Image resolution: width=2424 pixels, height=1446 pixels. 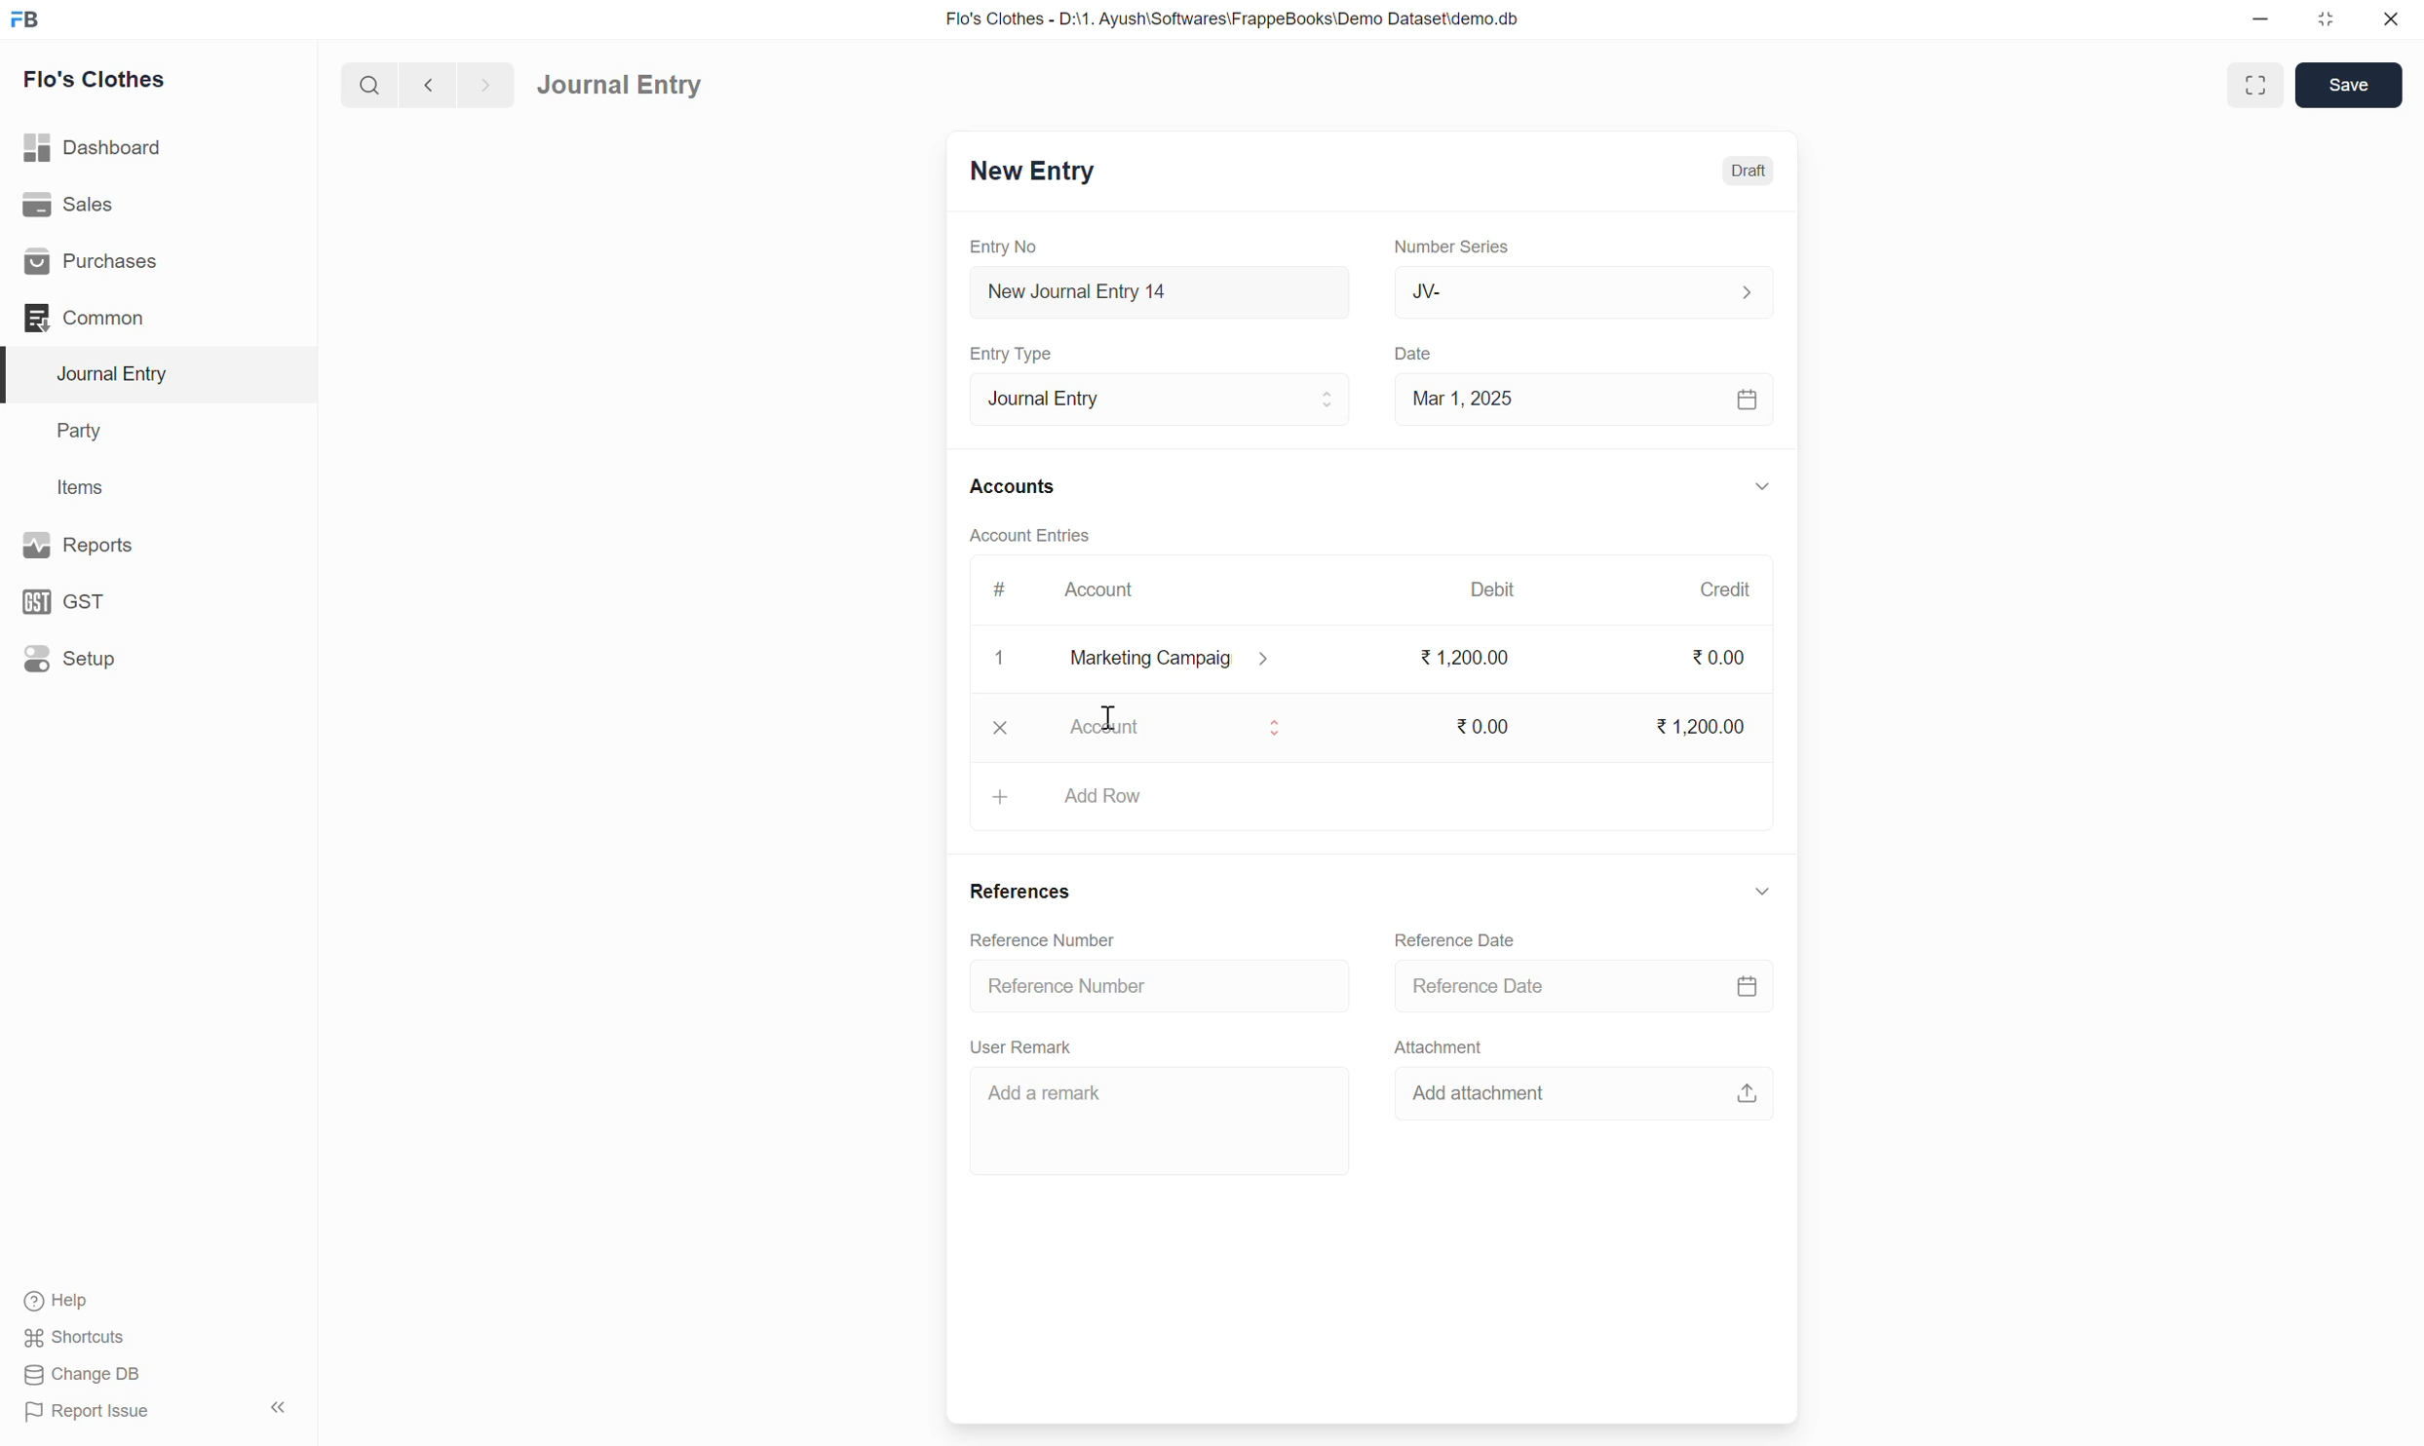 I want to click on Reference Number, so click(x=1123, y=942).